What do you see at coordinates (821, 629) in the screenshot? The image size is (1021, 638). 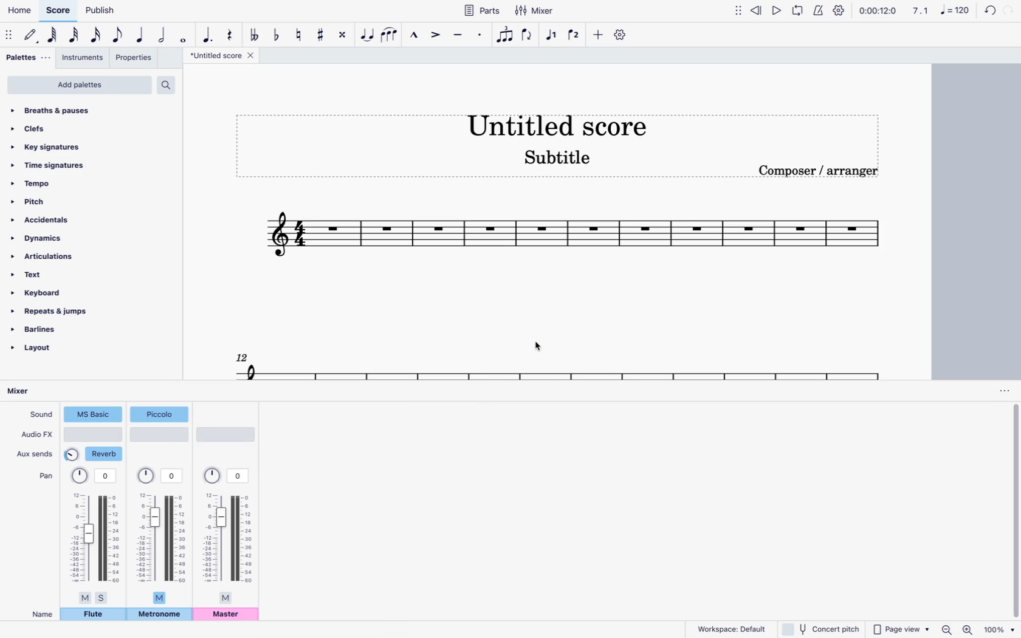 I see `concert pitch` at bounding box center [821, 629].